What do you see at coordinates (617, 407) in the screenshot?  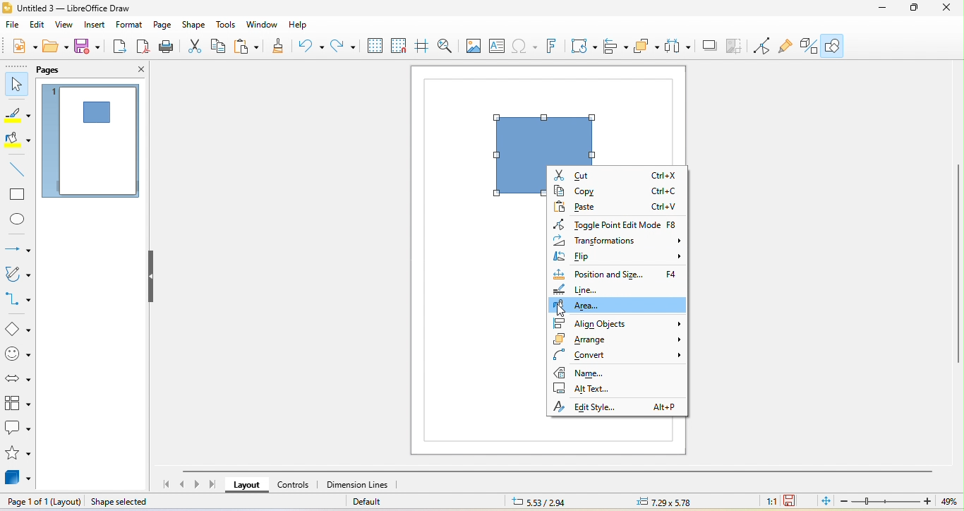 I see `edit style` at bounding box center [617, 407].